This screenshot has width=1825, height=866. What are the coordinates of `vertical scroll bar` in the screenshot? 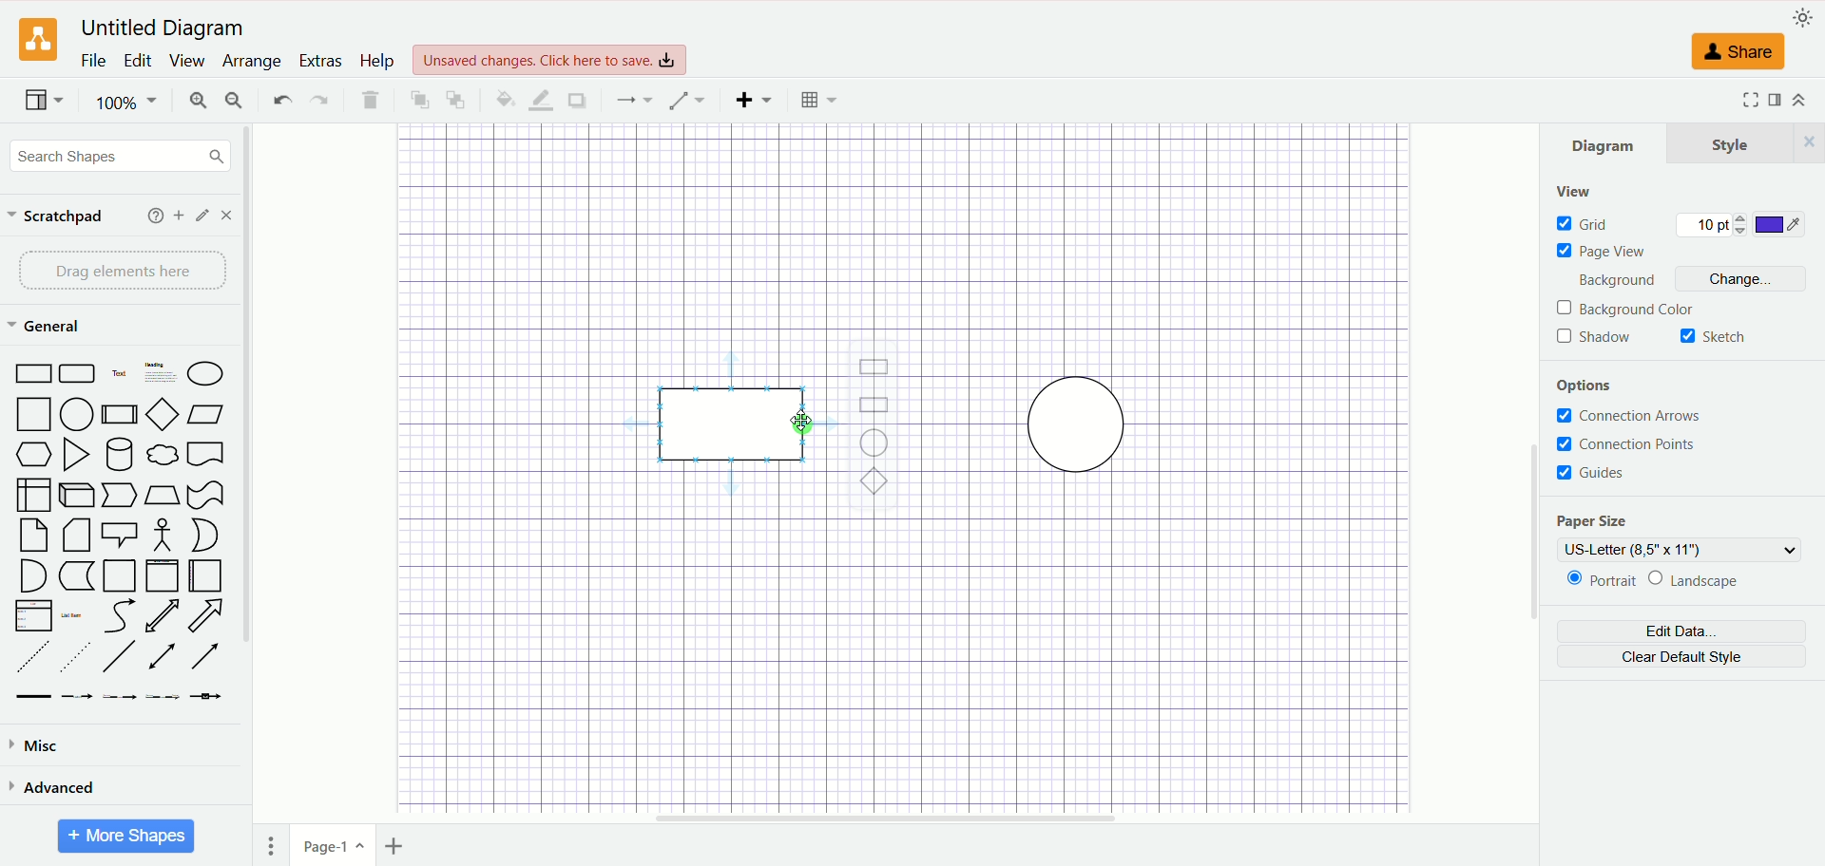 It's located at (244, 495).